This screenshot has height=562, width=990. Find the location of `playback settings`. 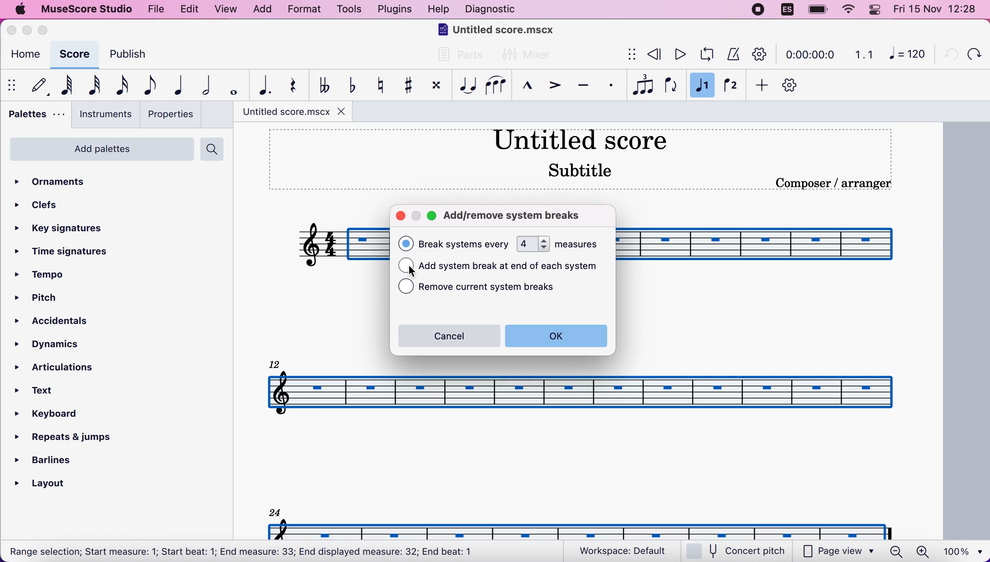

playback settings is located at coordinates (760, 54).